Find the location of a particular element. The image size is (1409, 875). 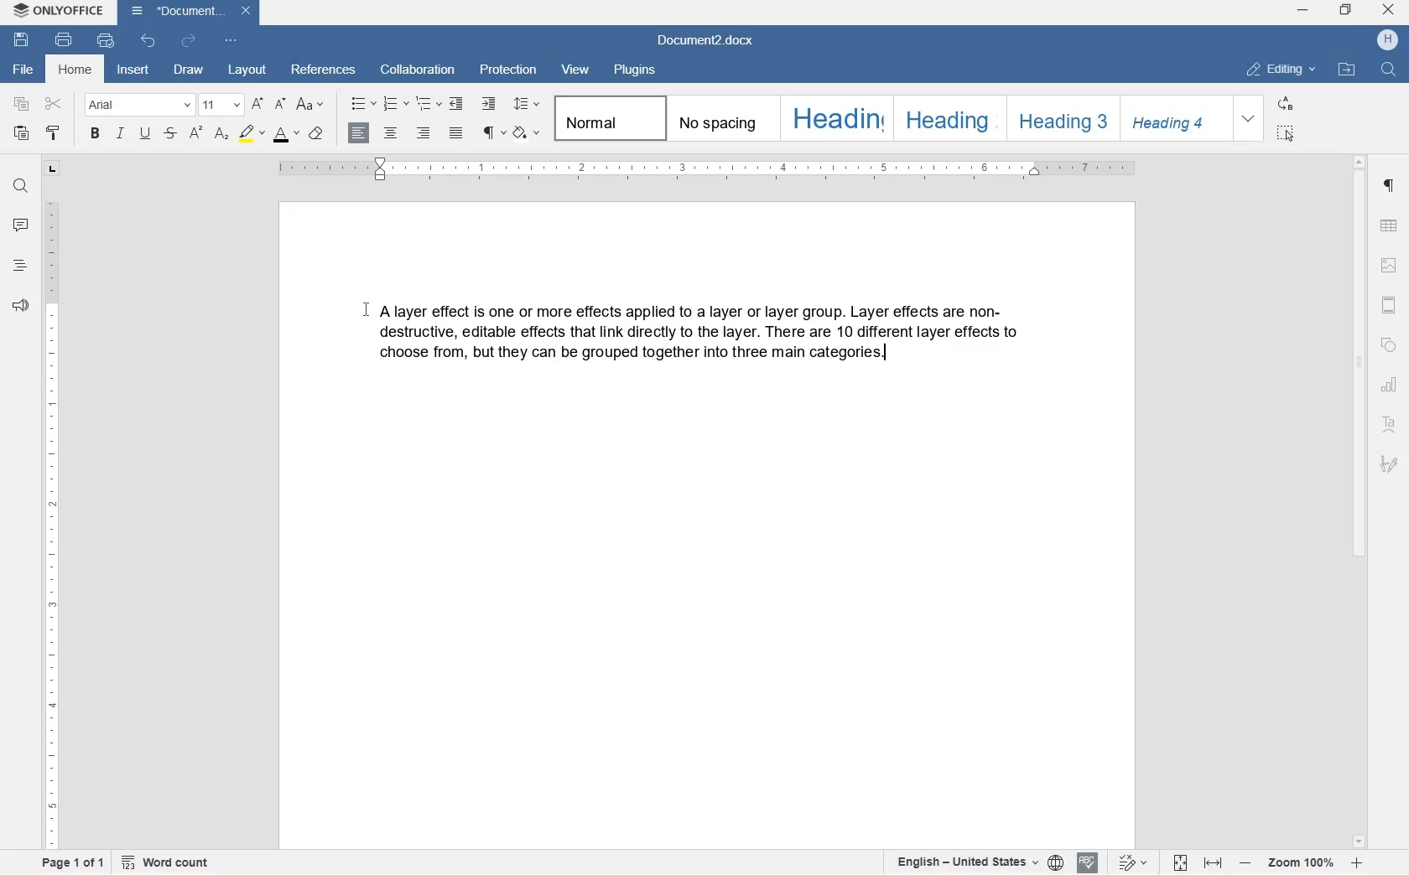

increase indent is located at coordinates (489, 105).